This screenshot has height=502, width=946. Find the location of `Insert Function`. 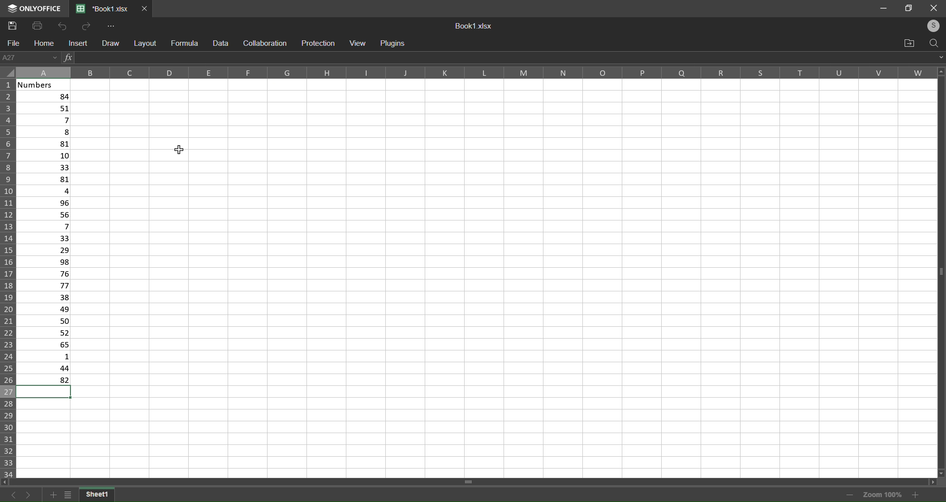

Insert Function is located at coordinates (68, 59).